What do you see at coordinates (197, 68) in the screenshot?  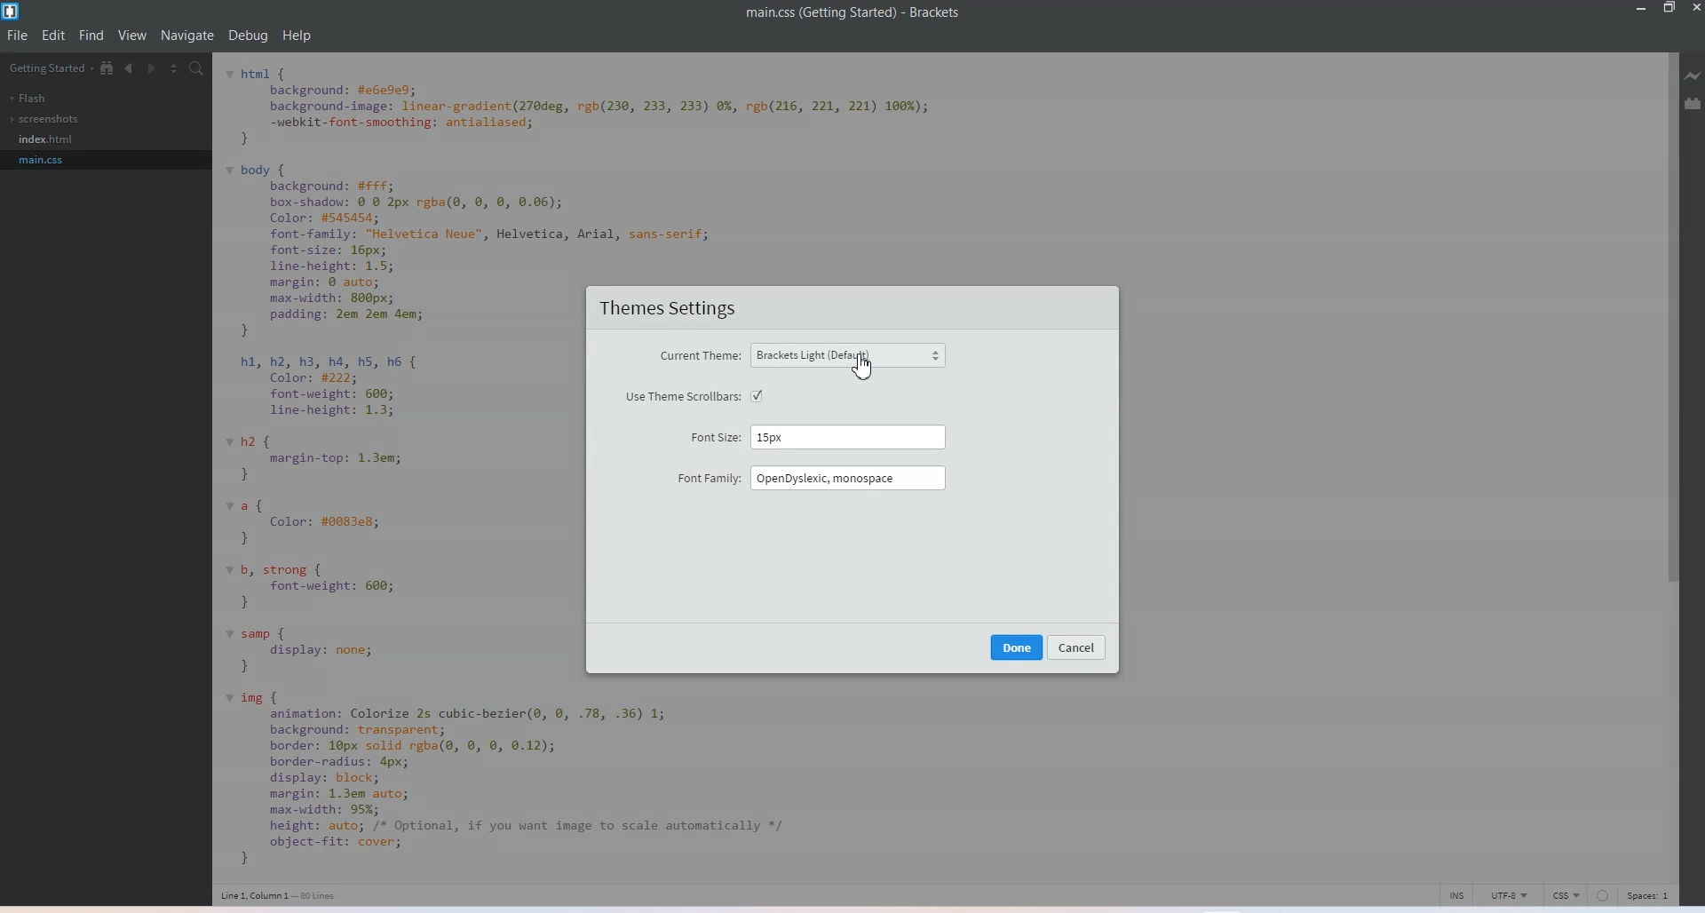 I see `Find in files` at bounding box center [197, 68].